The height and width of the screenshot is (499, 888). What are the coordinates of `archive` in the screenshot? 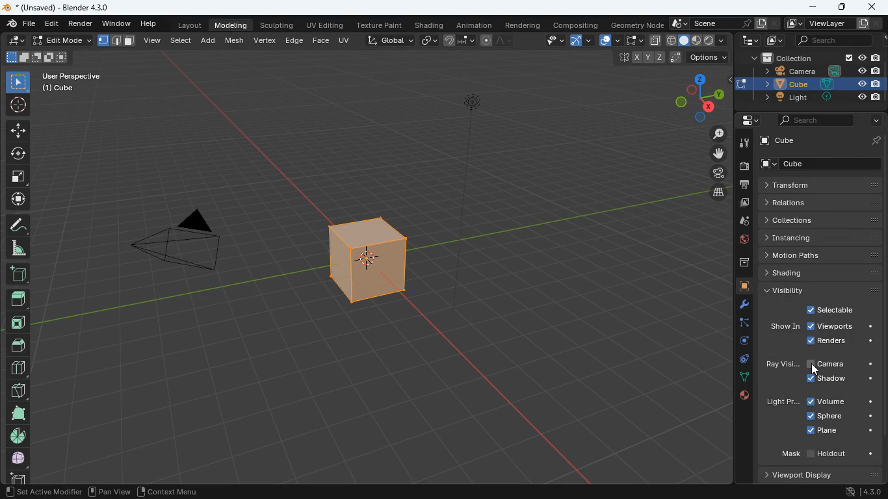 It's located at (738, 262).